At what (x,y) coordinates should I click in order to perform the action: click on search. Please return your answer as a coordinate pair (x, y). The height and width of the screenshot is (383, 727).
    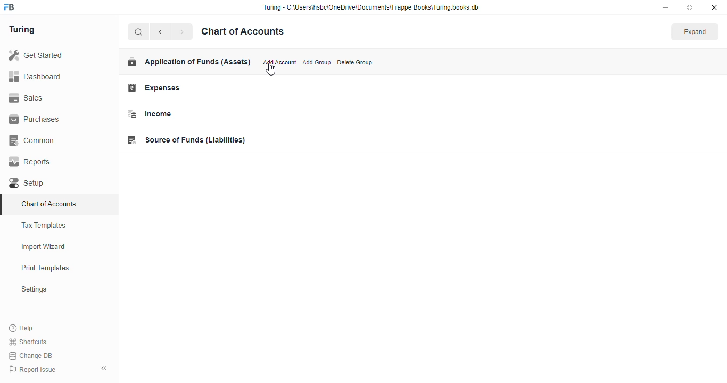
    Looking at the image, I should click on (139, 32).